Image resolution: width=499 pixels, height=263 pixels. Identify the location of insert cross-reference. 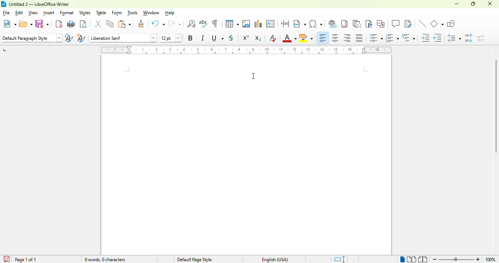
(380, 24).